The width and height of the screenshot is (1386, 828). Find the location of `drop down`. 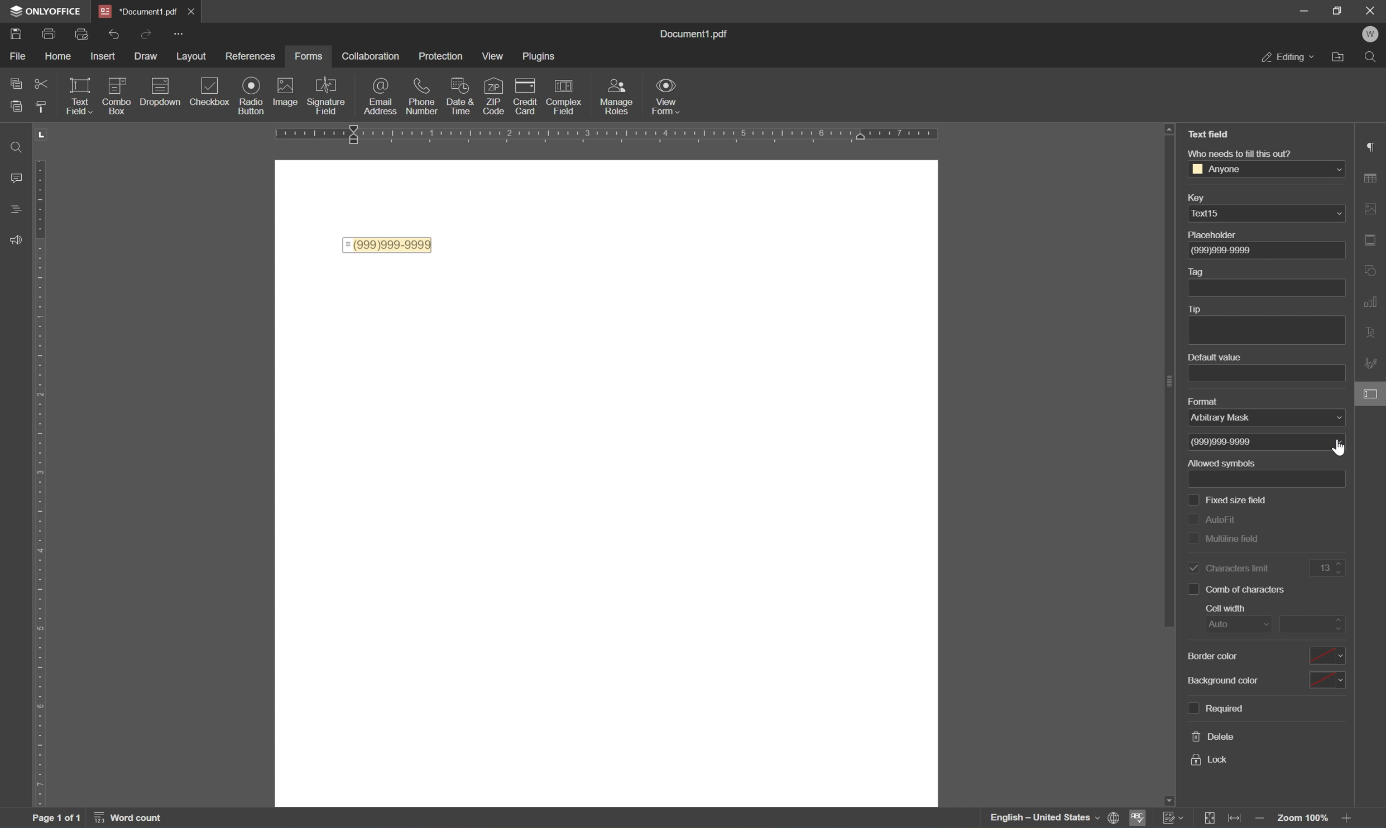

drop down is located at coordinates (1337, 213).